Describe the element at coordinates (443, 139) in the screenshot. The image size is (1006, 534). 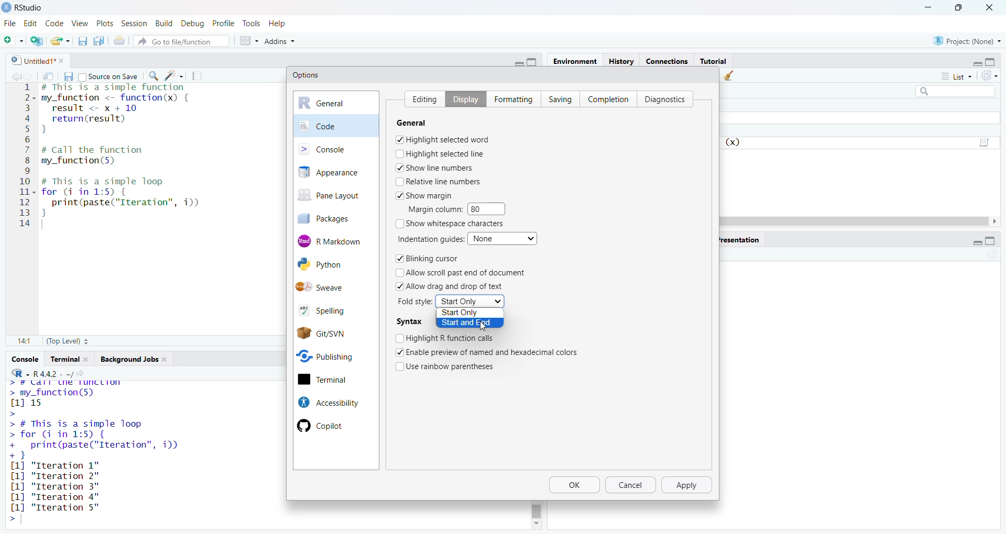
I see `highlight selected word` at that location.